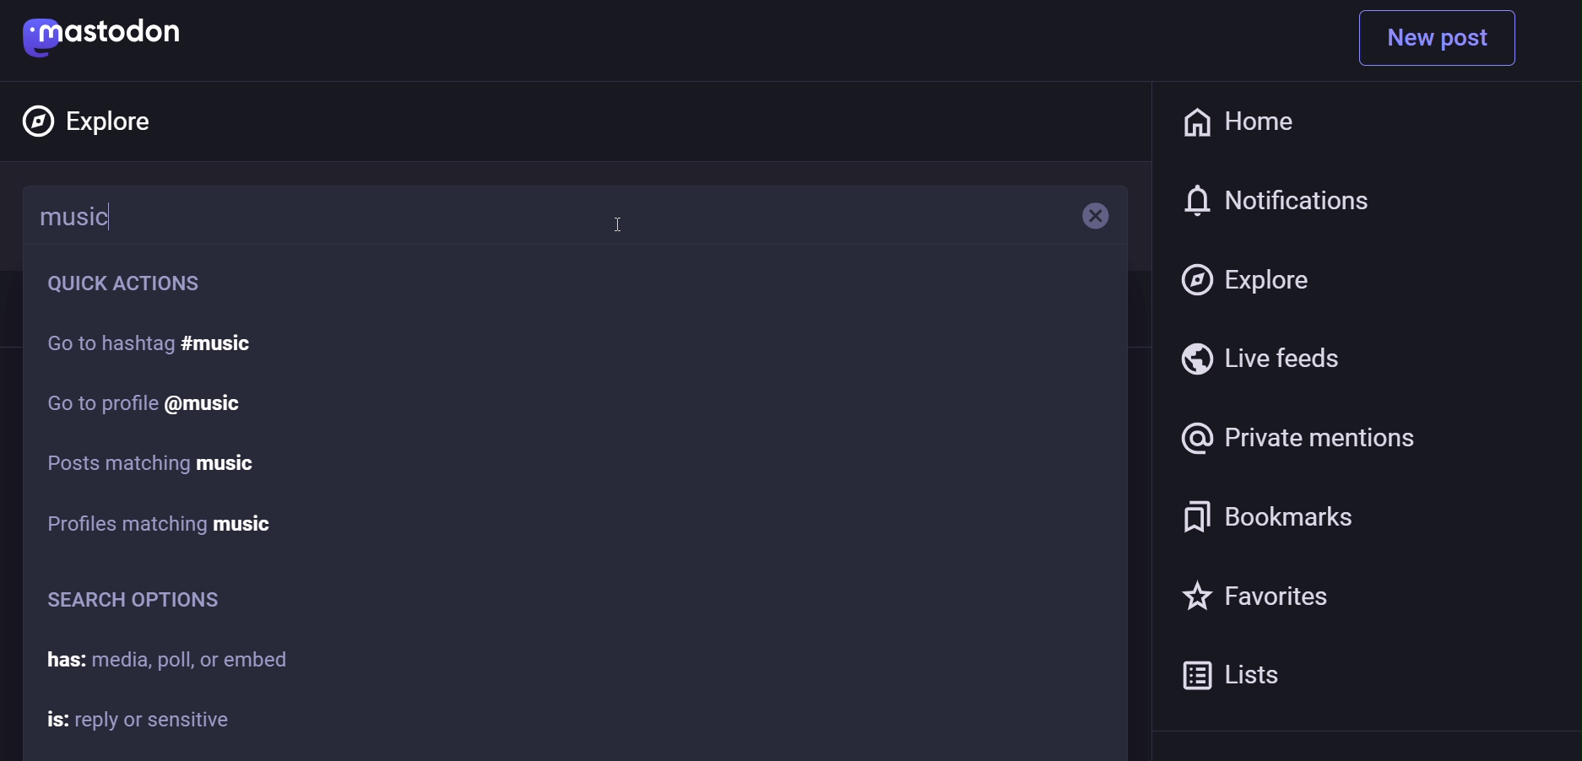 The image size is (1582, 761). What do you see at coordinates (111, 33) in the screenshot?
I see `mastodon` at bounding box center [111, 33].